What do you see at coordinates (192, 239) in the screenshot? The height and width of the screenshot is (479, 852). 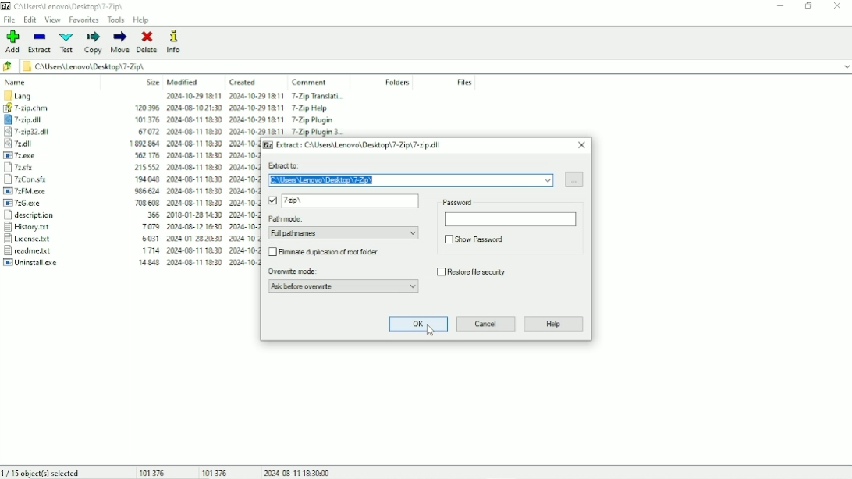 I see `6031 2004-07-2220:30 2004-10-291211 7-Zip License` at bounding box center [192, 239].